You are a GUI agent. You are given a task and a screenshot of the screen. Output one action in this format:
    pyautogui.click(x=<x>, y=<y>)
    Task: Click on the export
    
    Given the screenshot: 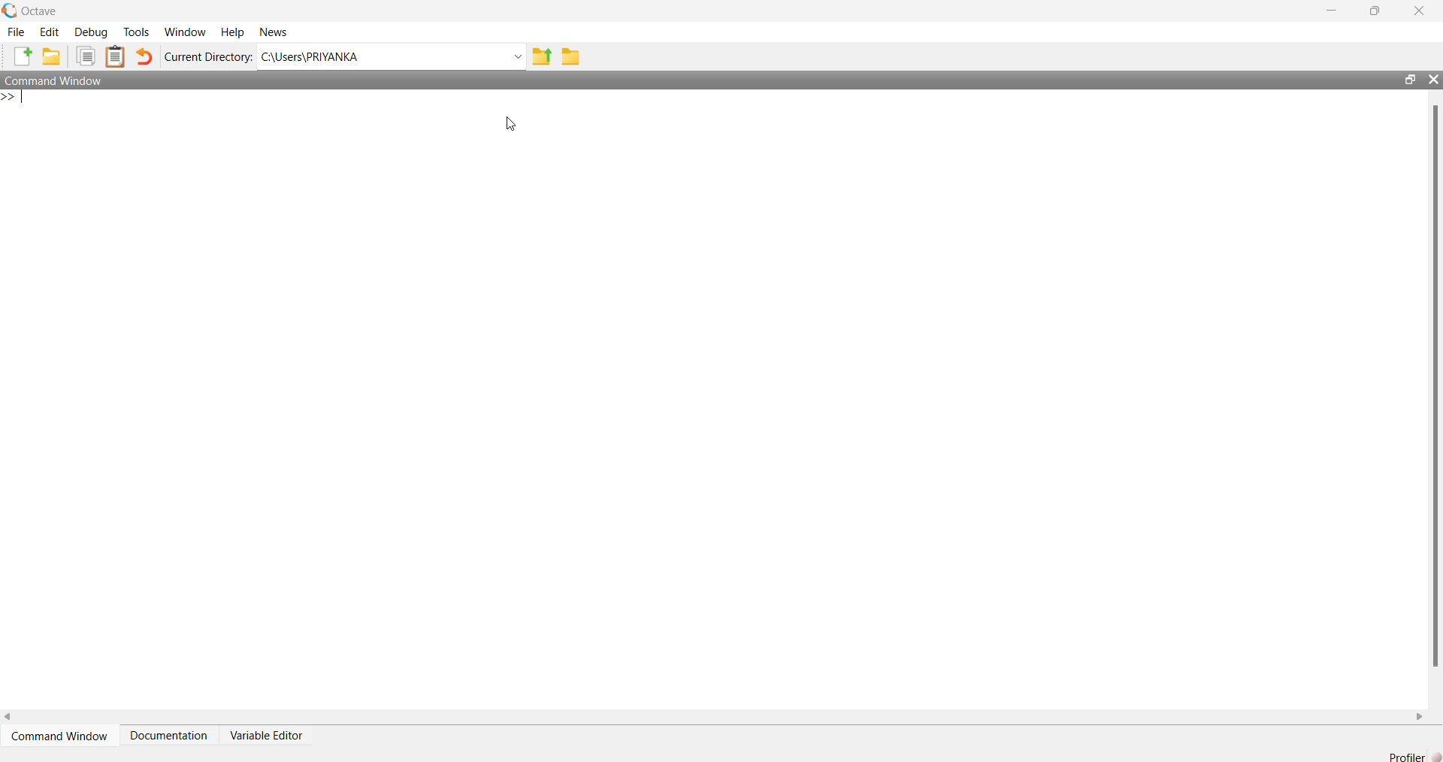 What is the action you would take?
    pyautogui.click(x=543, y=58)
    